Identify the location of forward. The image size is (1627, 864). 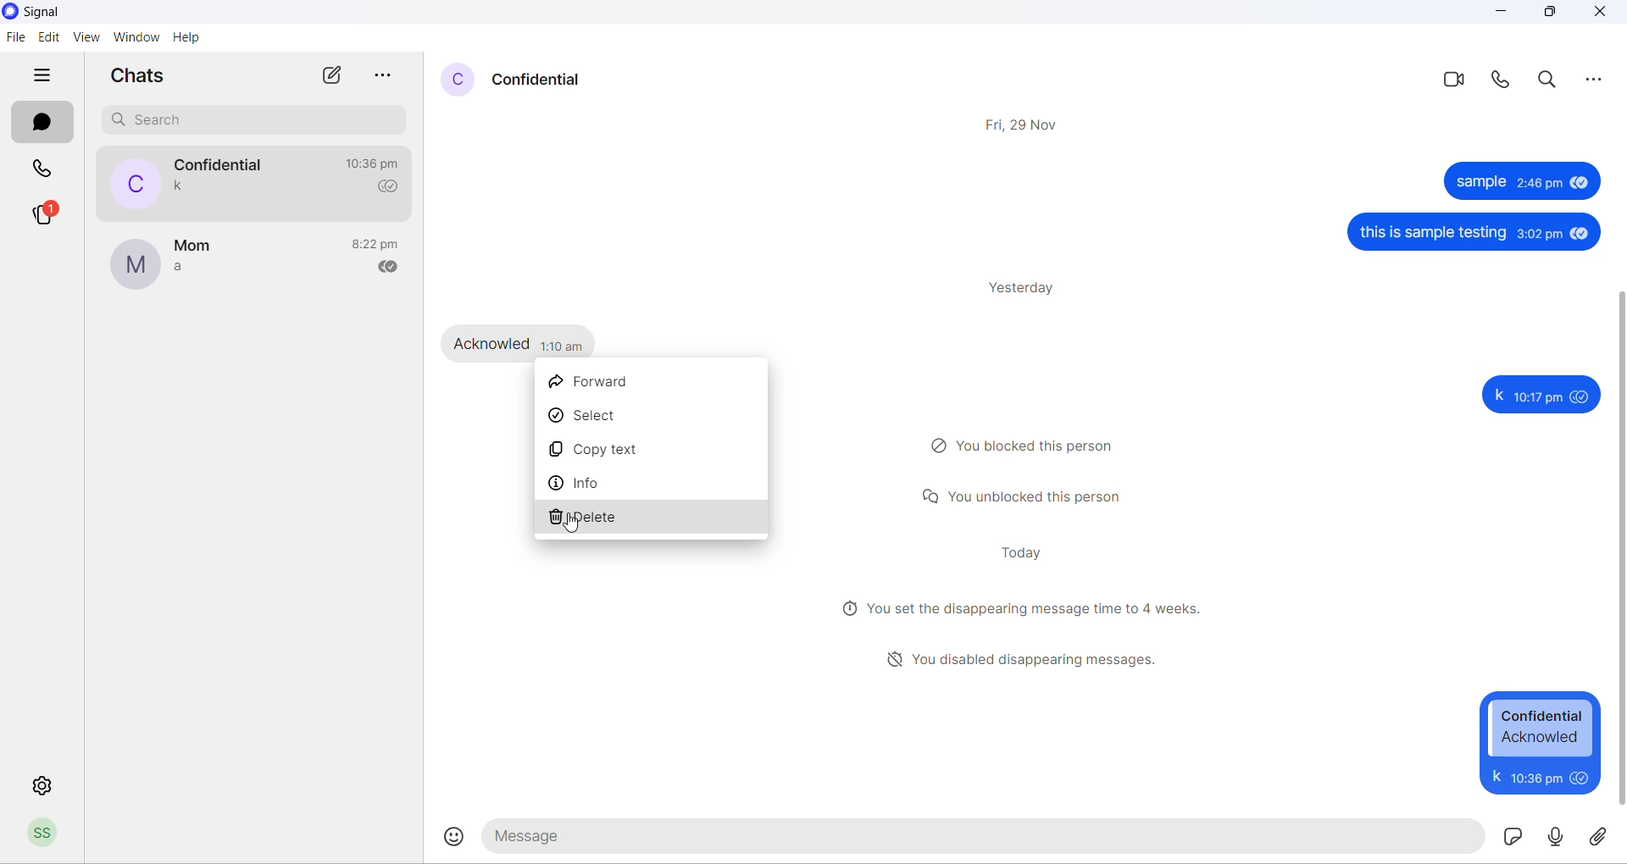
(653, 379).